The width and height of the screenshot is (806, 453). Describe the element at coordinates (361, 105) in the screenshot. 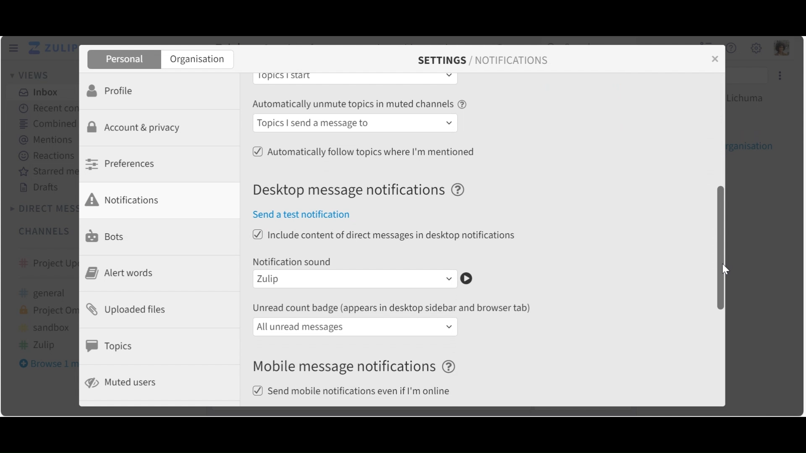

I see `Automatically unmute topics in muted channels ` at that location.